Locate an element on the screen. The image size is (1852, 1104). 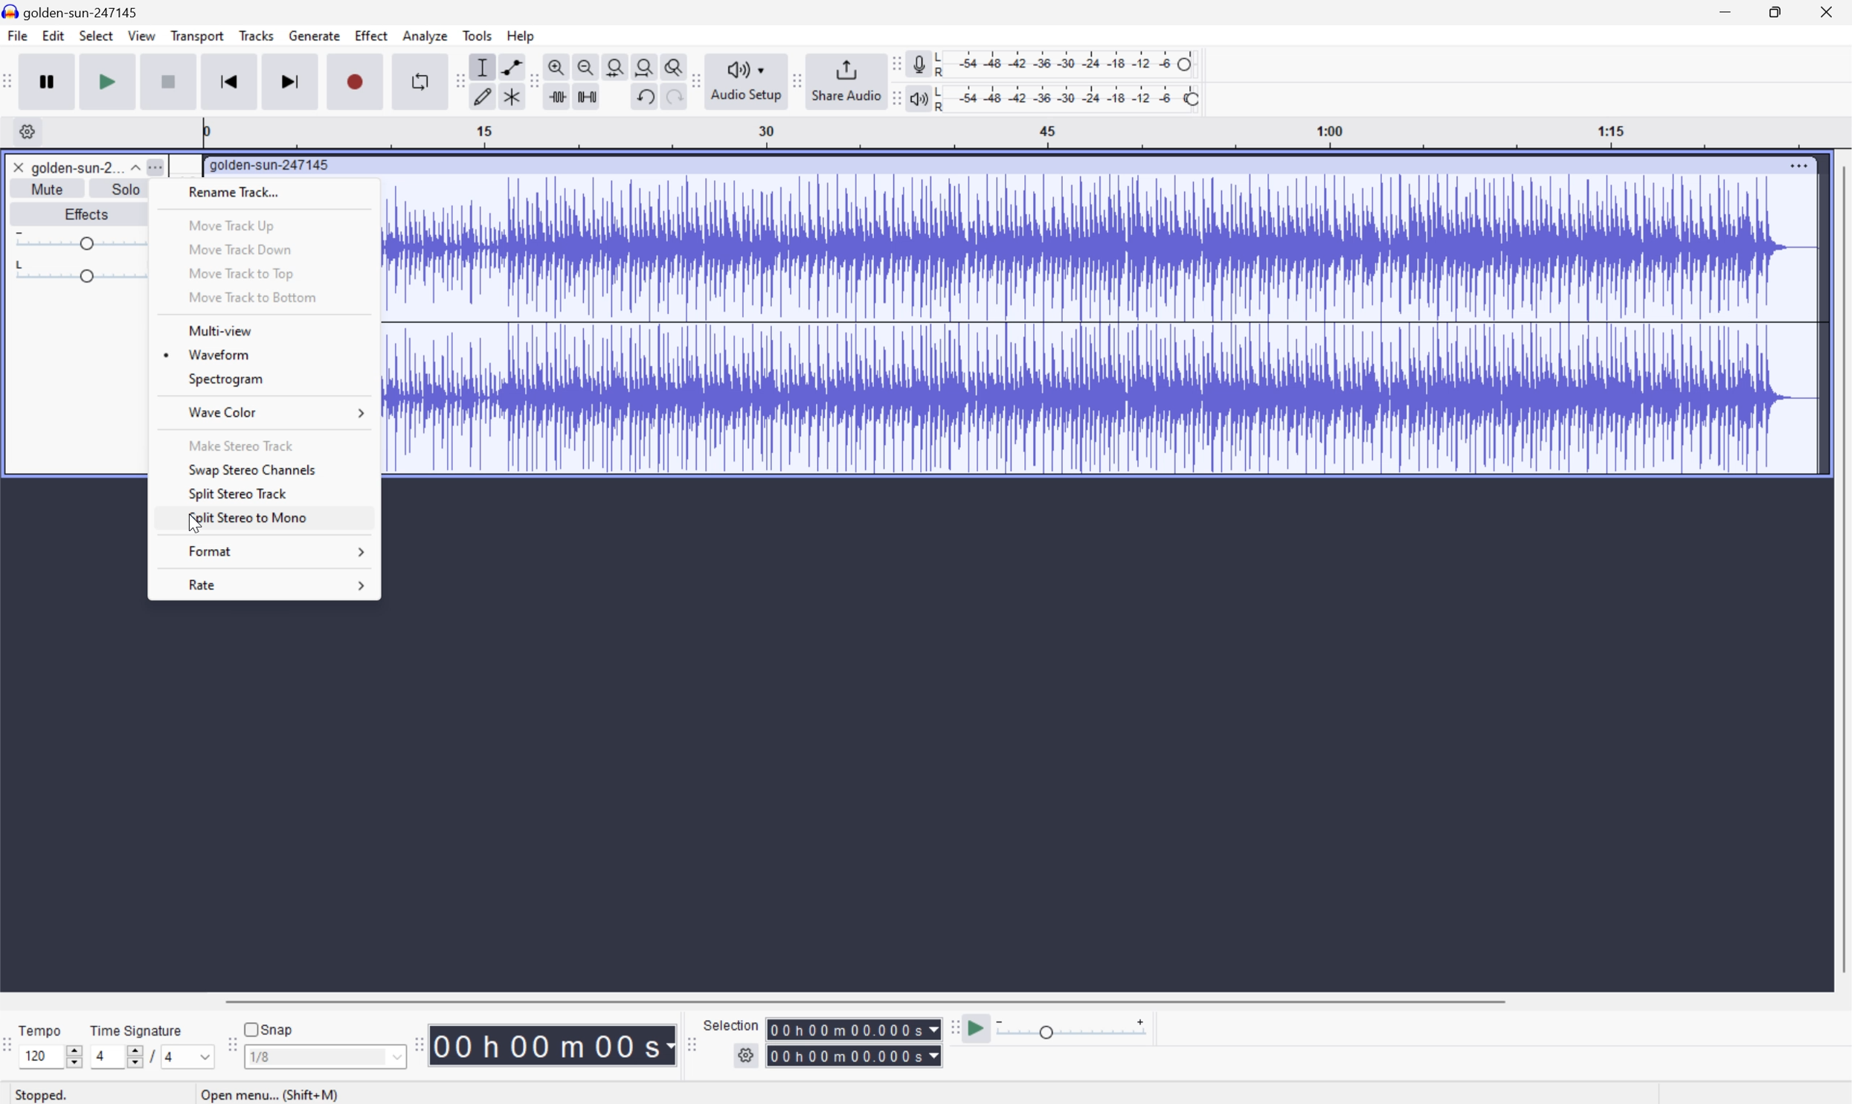
golden-sun-2 is located at coordinates (75, 169).